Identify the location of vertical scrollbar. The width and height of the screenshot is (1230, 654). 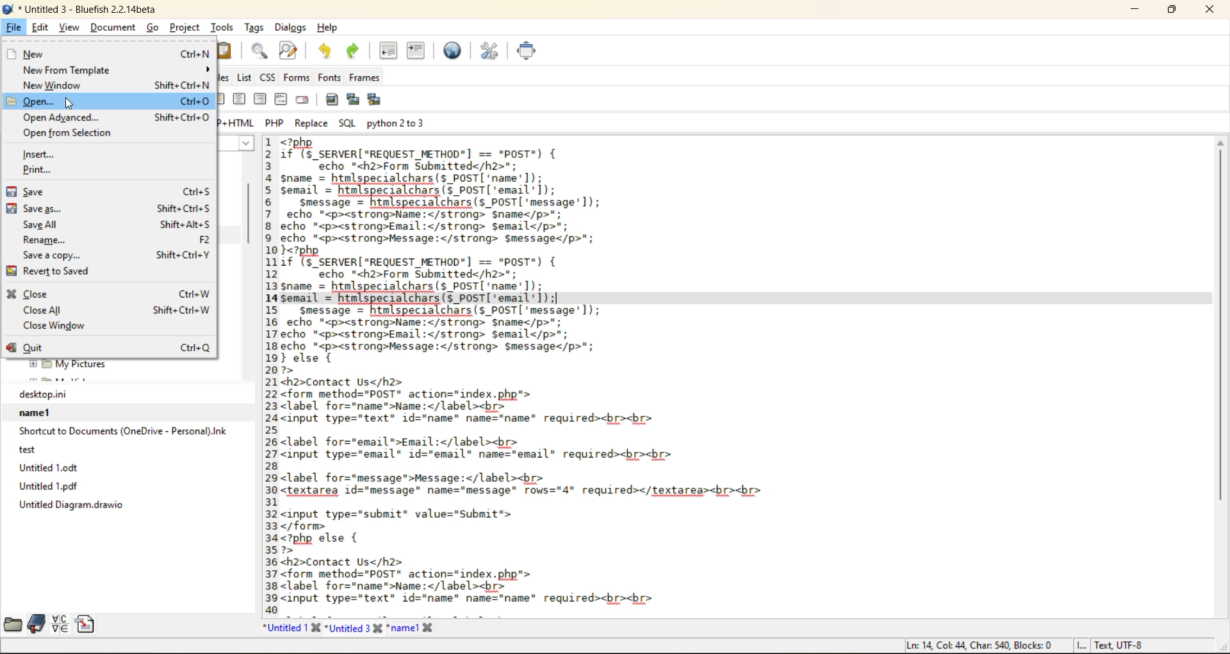
(1220, 376).